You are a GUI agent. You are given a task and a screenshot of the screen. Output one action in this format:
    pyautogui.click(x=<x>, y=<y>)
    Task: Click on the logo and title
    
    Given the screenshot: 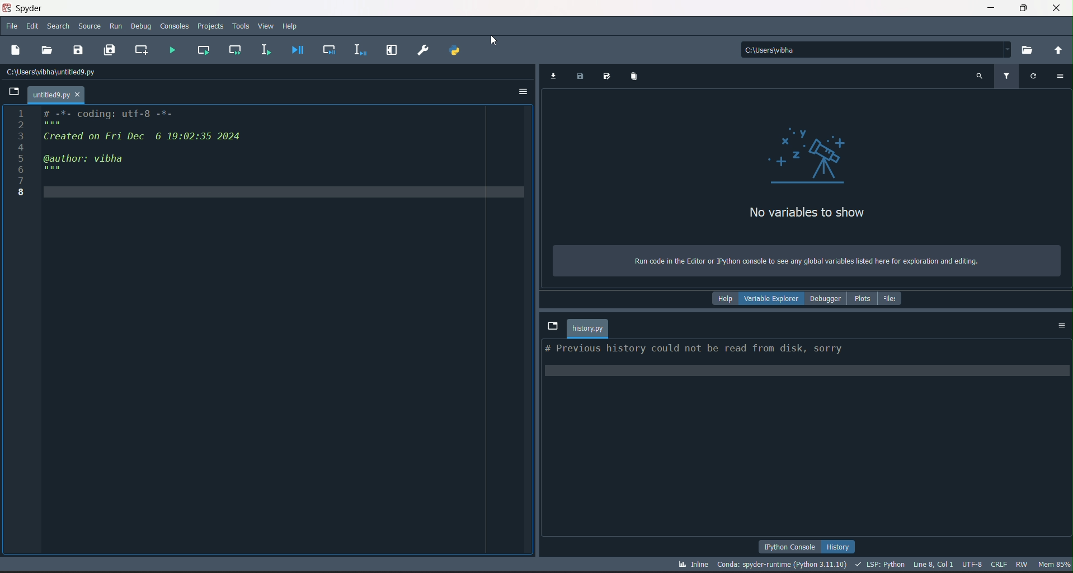 What is the action you would take?
    pyautogui.click(x=25, y=8)
    